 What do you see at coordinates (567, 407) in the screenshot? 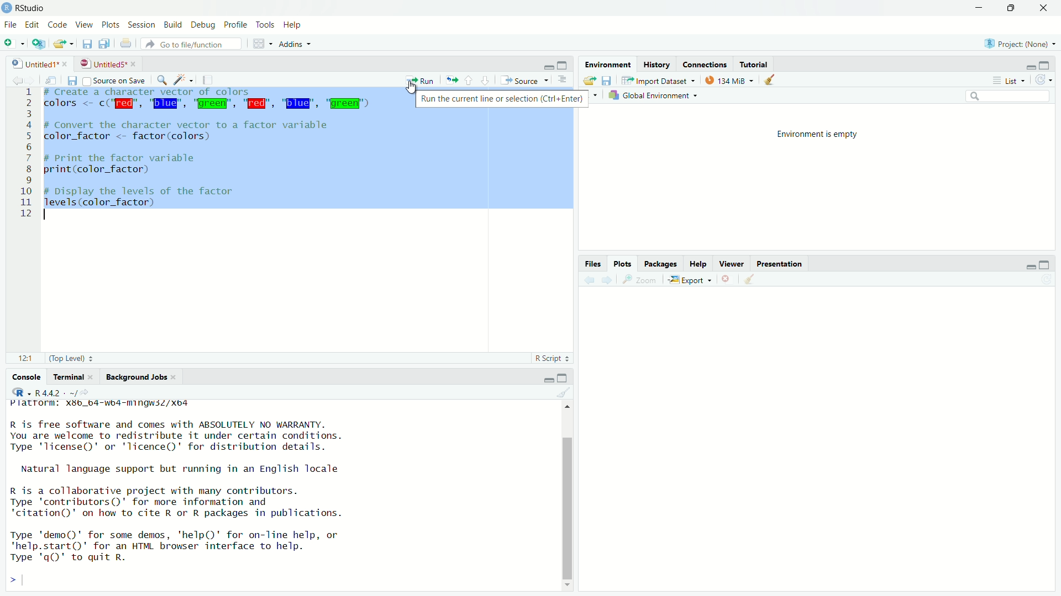
I see `move top` at bounding box center [567, 407].